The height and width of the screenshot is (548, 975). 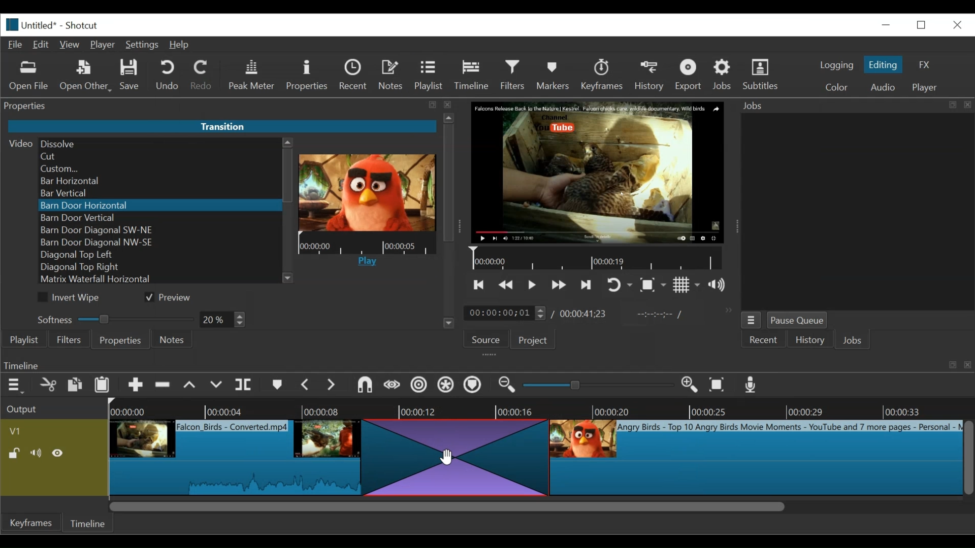 What do you see at coordinates (42, 24) in the screenshot?
I see `File Name` at bounding box center [42, 24].